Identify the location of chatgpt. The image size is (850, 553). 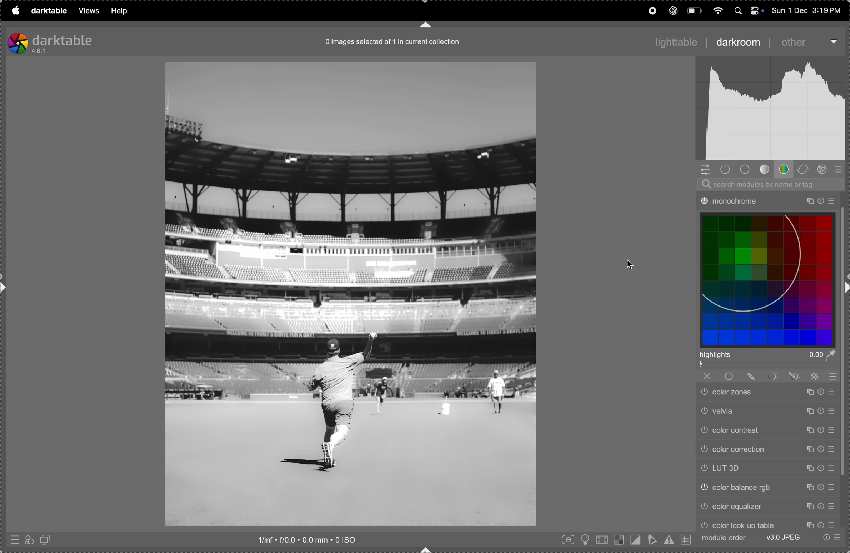
(674, 11).